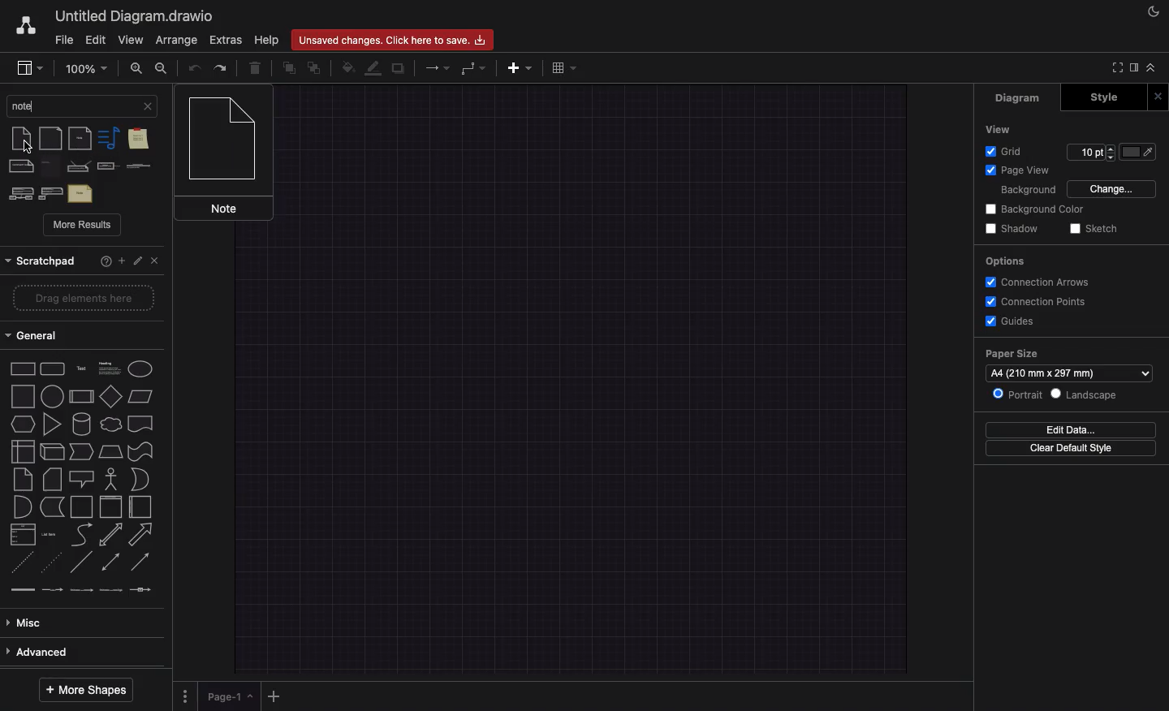 The width and height of the screenshot is (1169, 711). I want to click on Add page, so click(273, 697).